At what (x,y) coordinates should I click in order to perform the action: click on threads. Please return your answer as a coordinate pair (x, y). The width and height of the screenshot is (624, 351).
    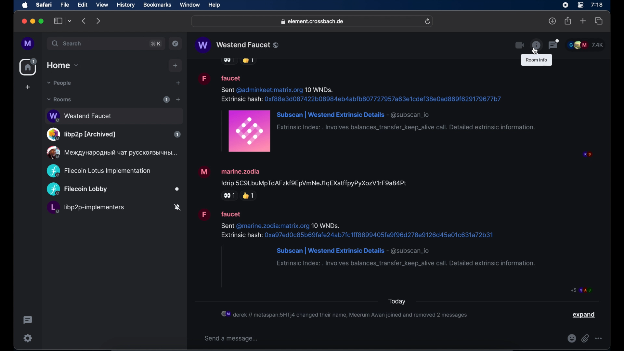
    Looking at the image, I should click on (554, 44).